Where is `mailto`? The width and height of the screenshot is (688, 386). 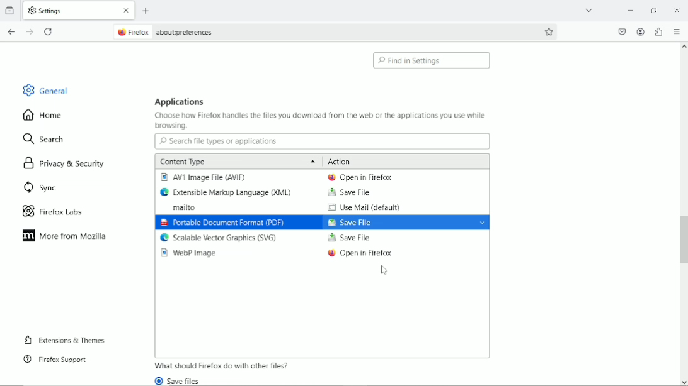
mailto is located at coordinates (180, 208).